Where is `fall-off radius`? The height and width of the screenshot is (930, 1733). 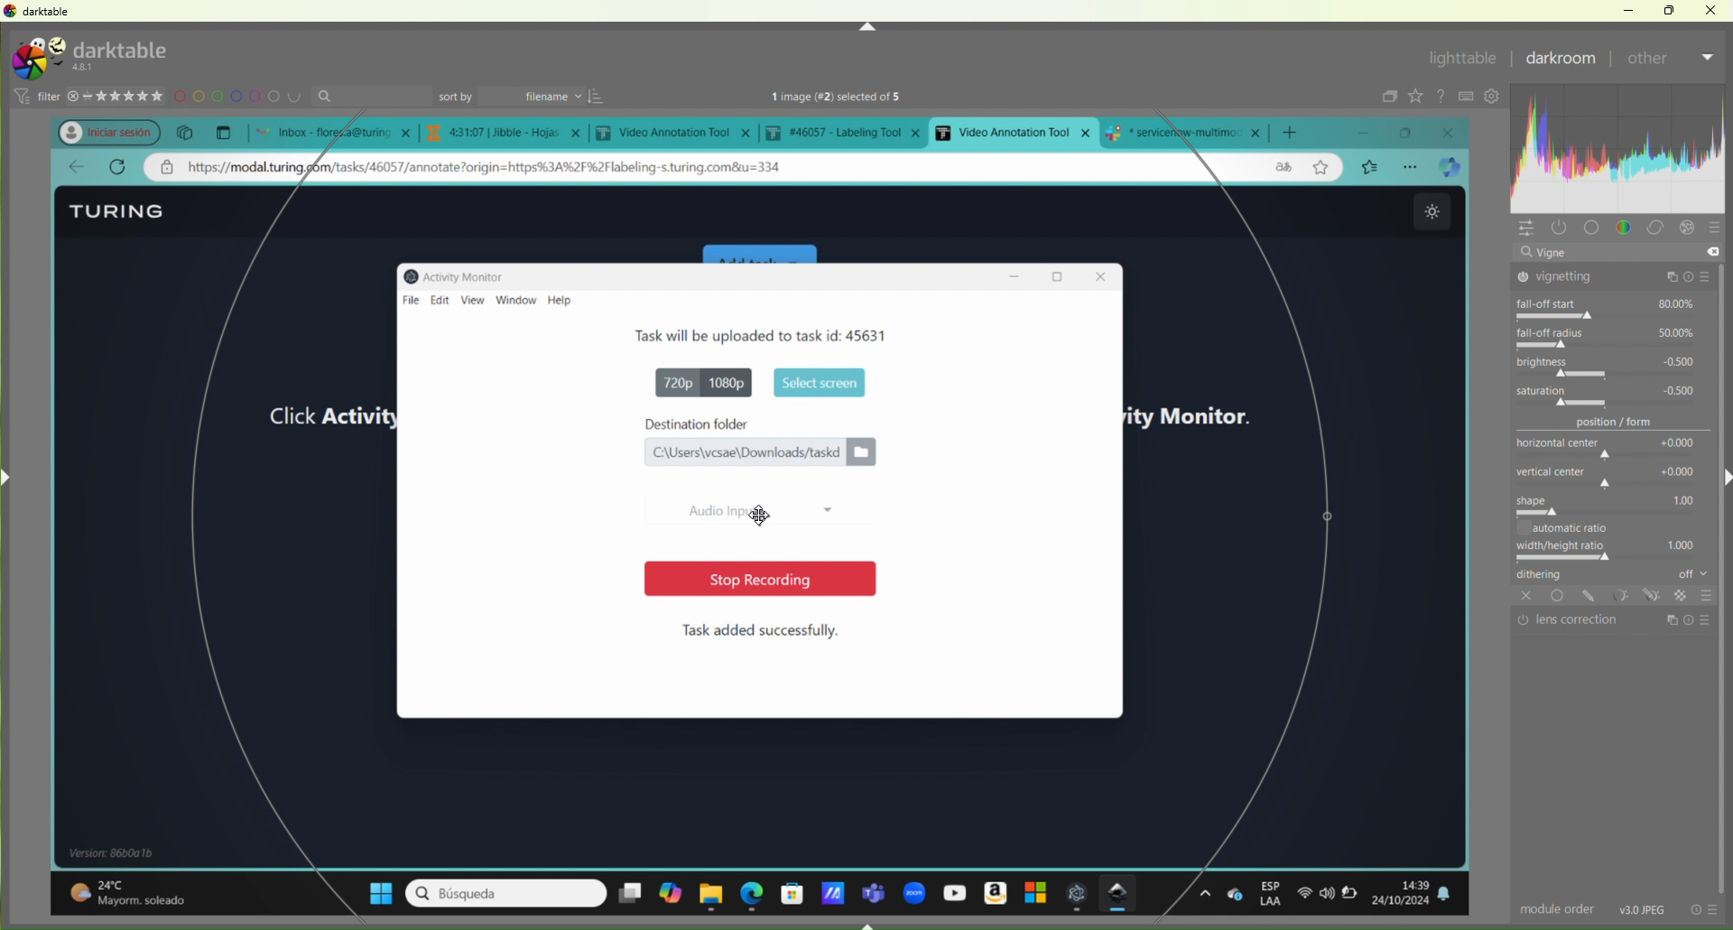
fall-off radius is located at coordinates (1610, 337).